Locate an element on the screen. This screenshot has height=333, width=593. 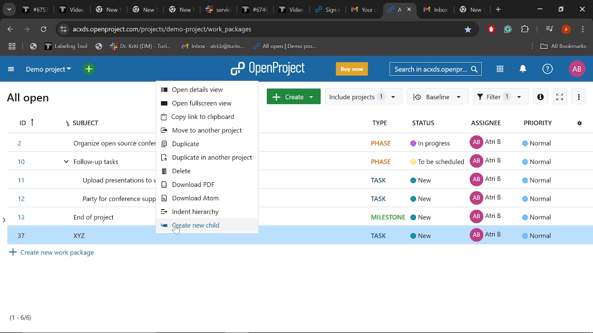
Duplicate is located at coordinates (208, 144).